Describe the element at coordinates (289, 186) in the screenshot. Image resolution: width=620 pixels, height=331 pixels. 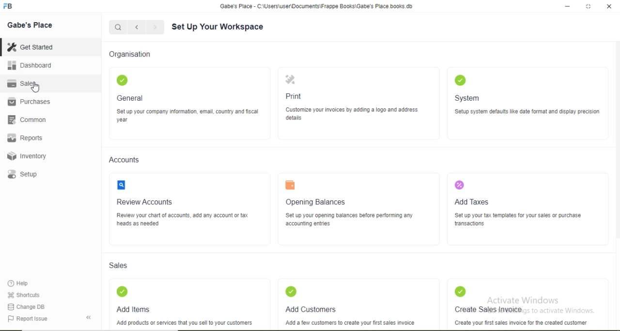
I see `text` at that location.